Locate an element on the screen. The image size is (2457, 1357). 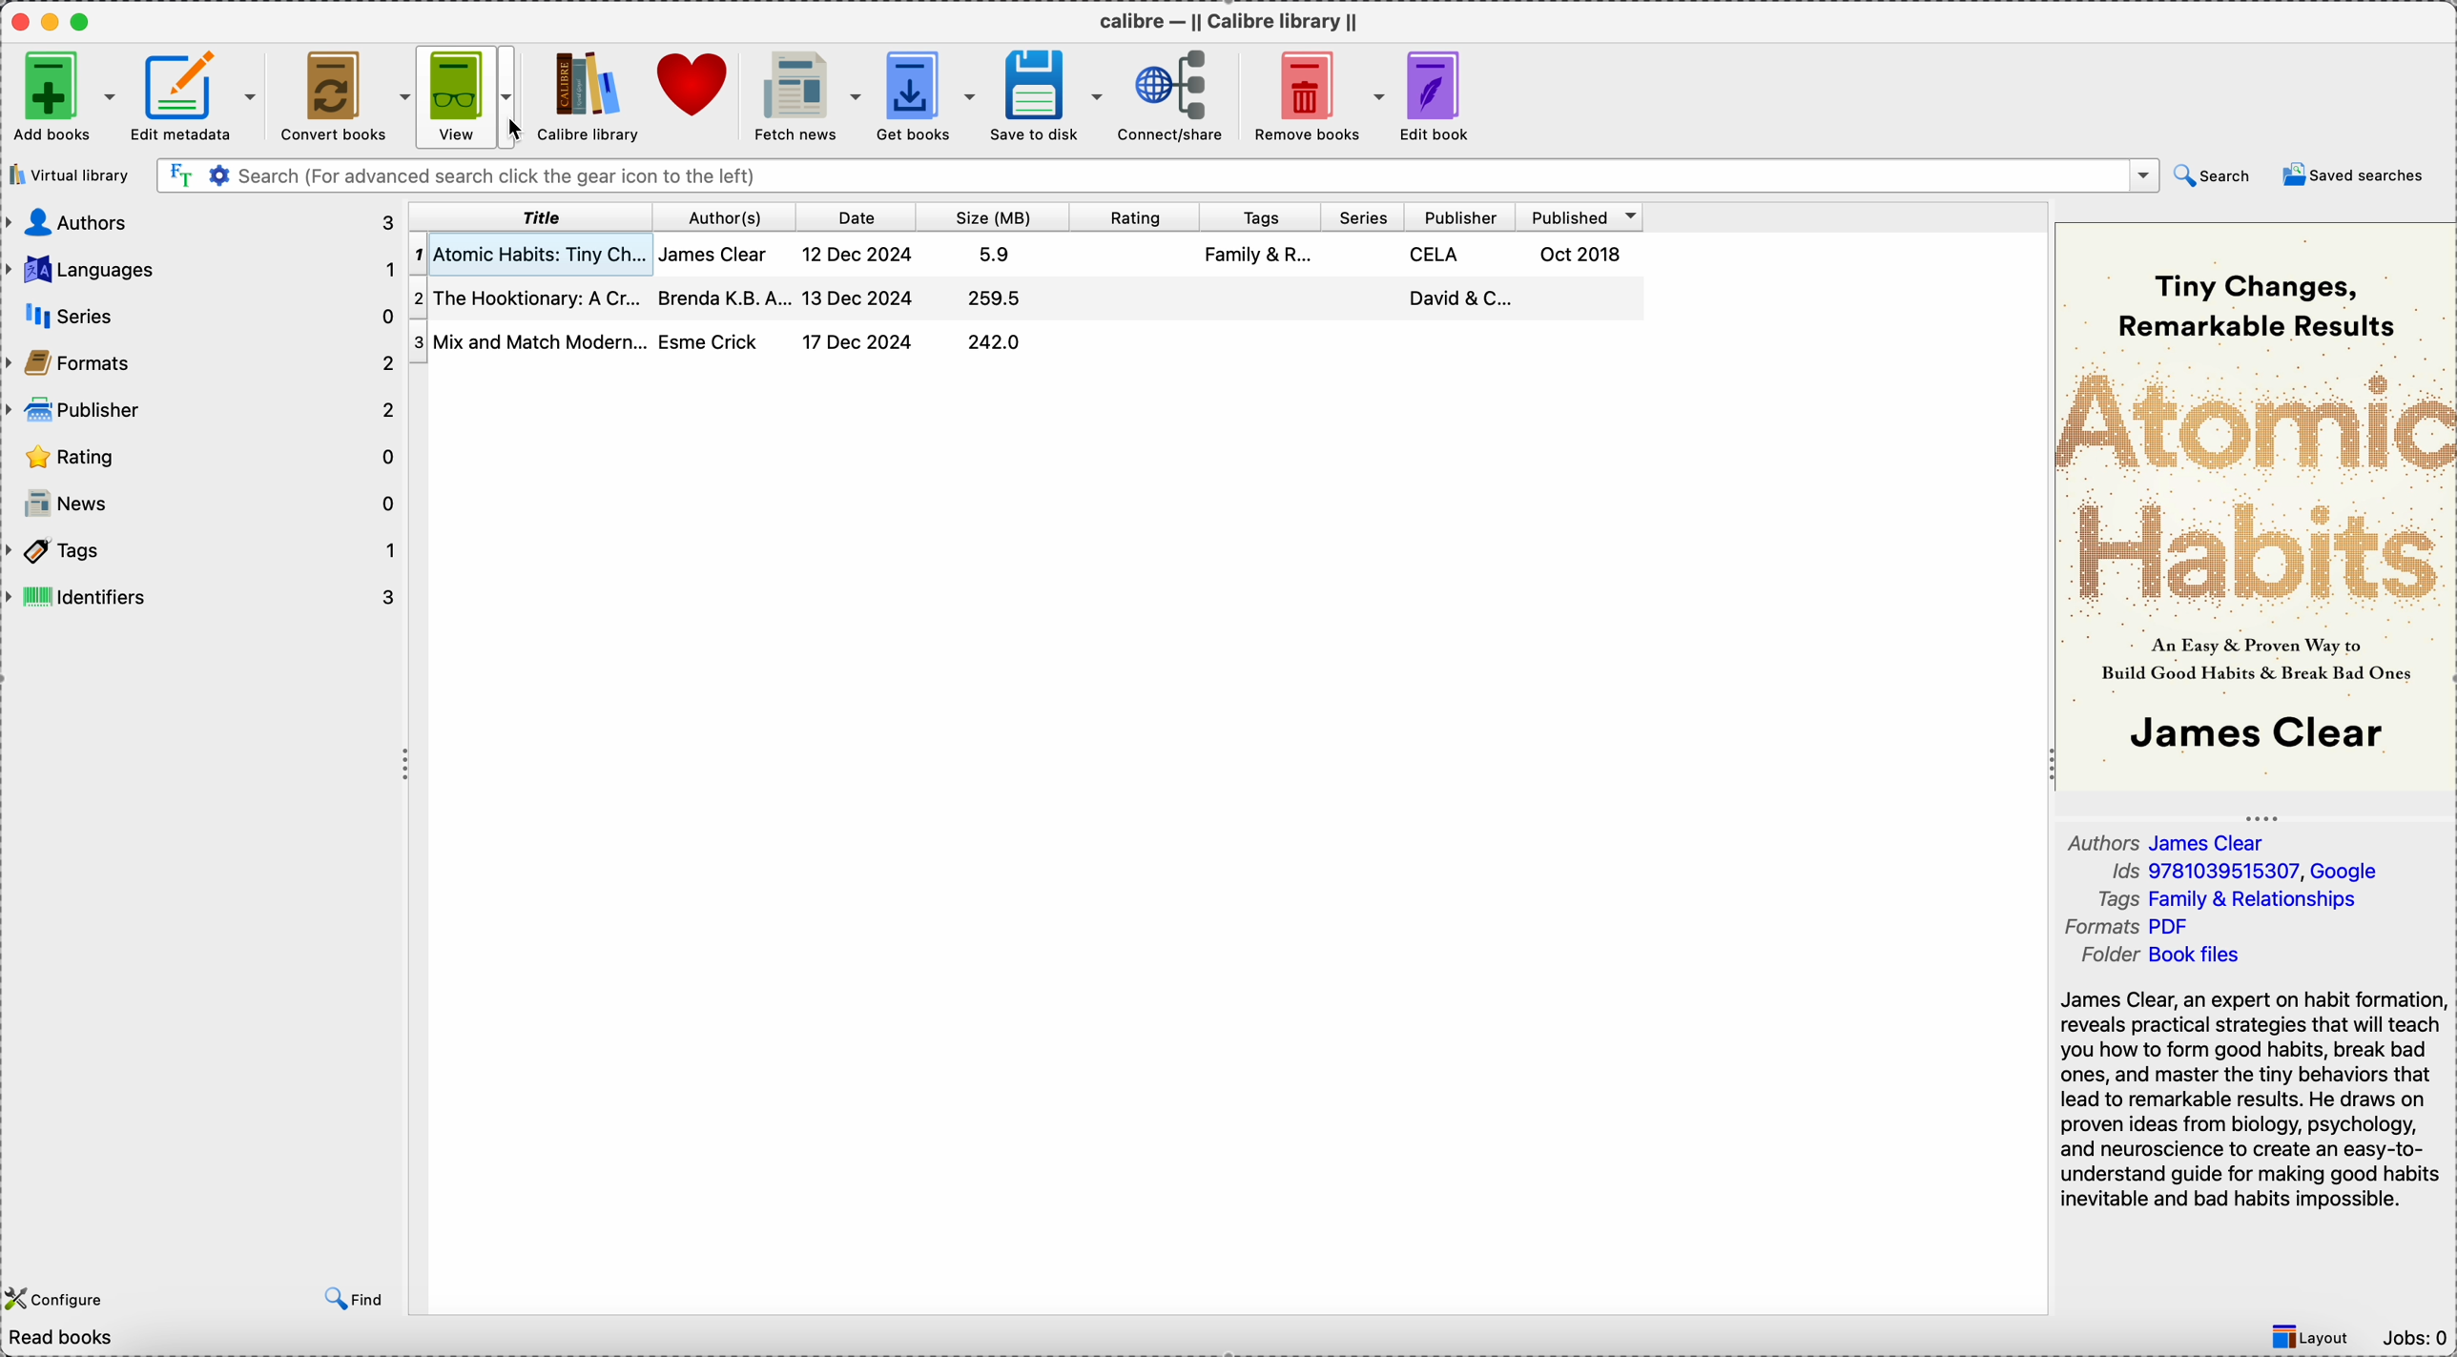
find is located at coordinates (350, 1296).